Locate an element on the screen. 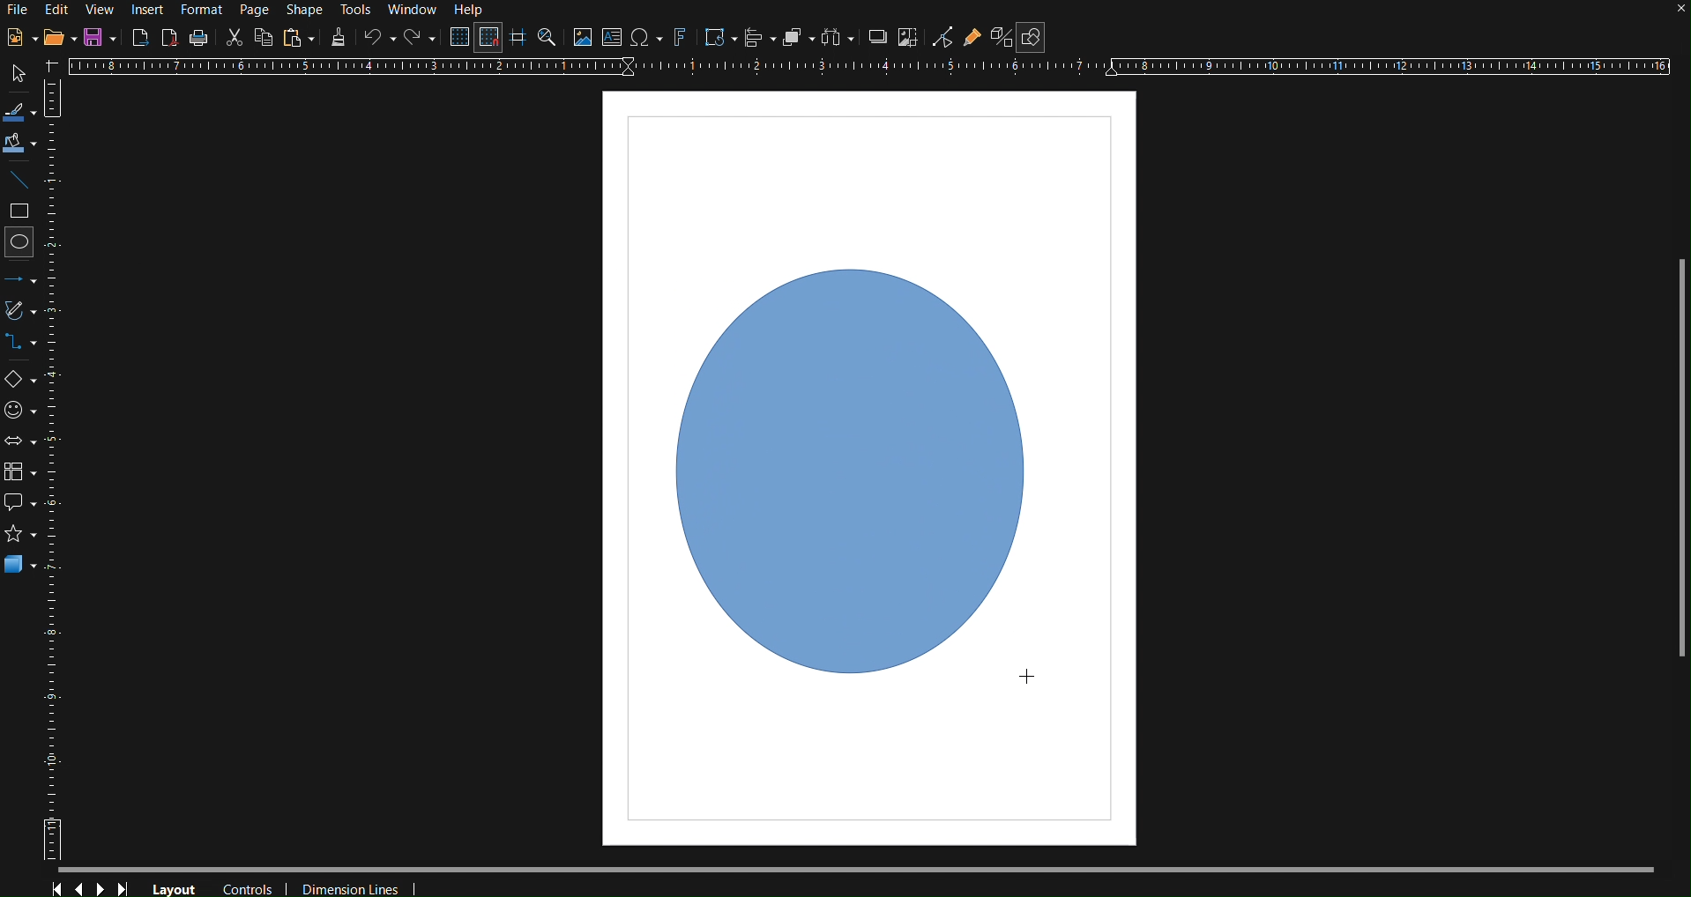  Arrange is located at coordinates (797, 39).